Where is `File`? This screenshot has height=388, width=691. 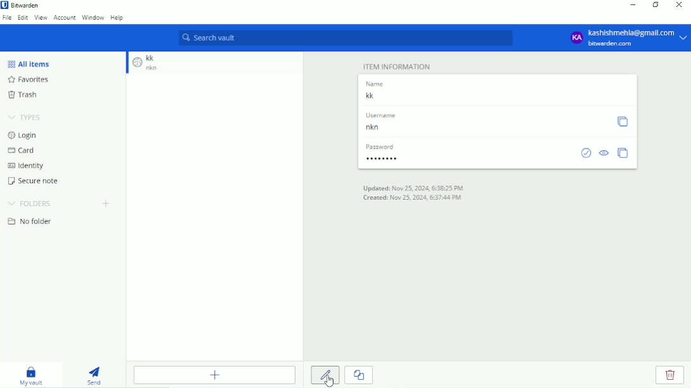
File is located at coordinates (8, 18).